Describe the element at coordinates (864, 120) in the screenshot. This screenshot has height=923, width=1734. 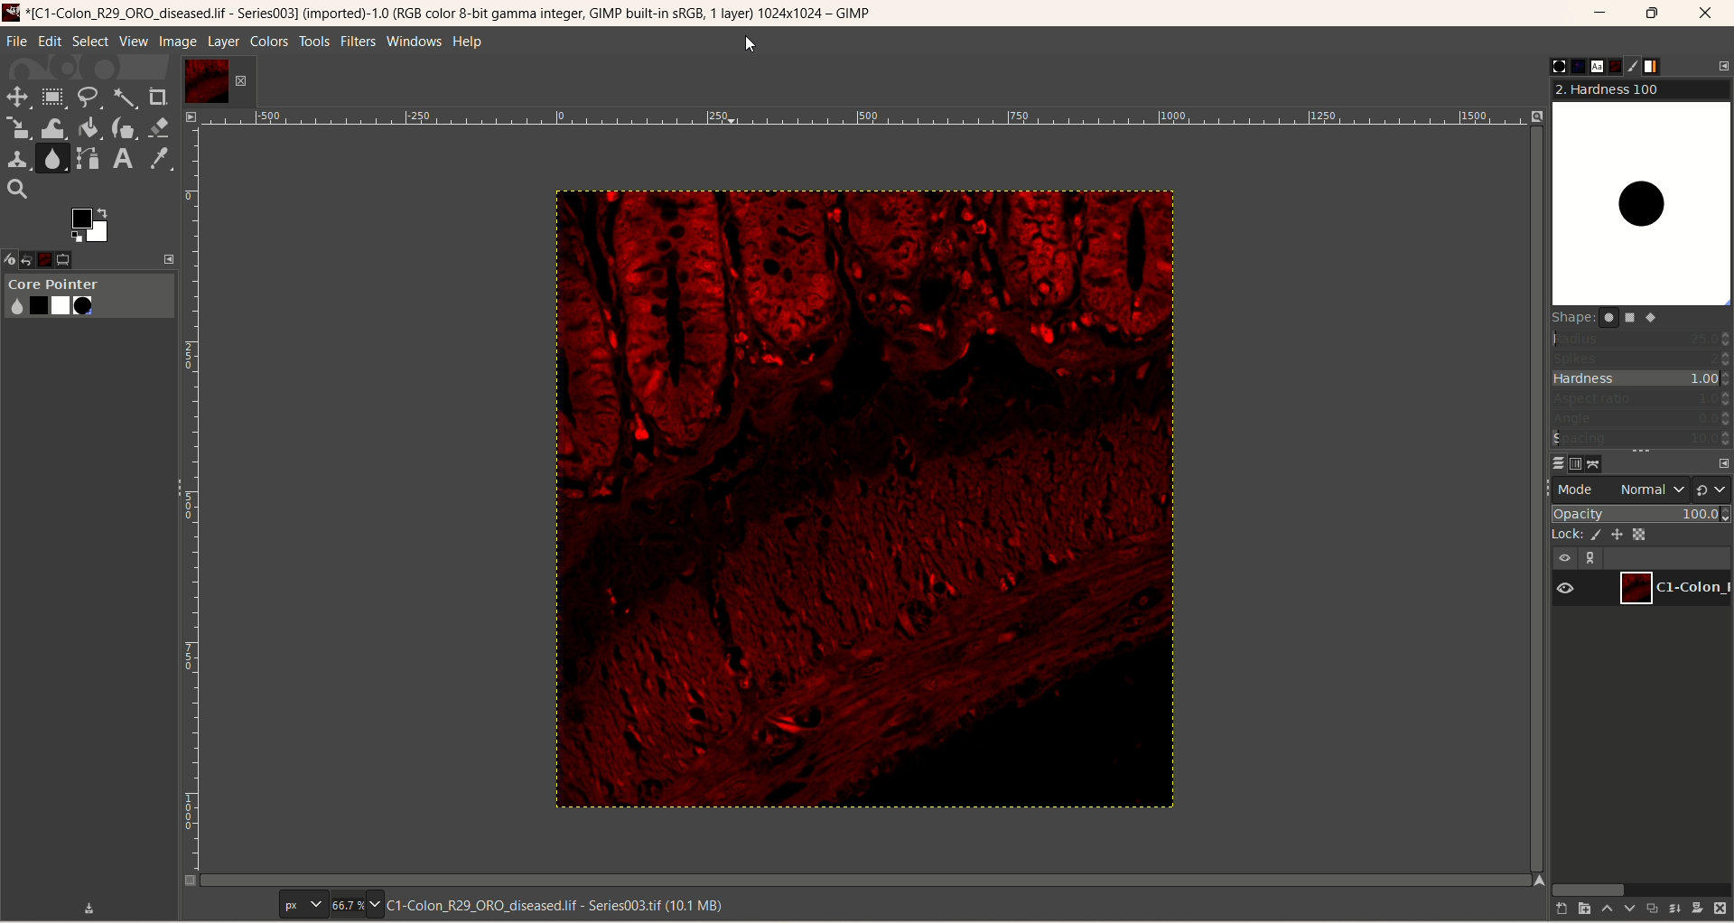
I see `scale bar` at that location.